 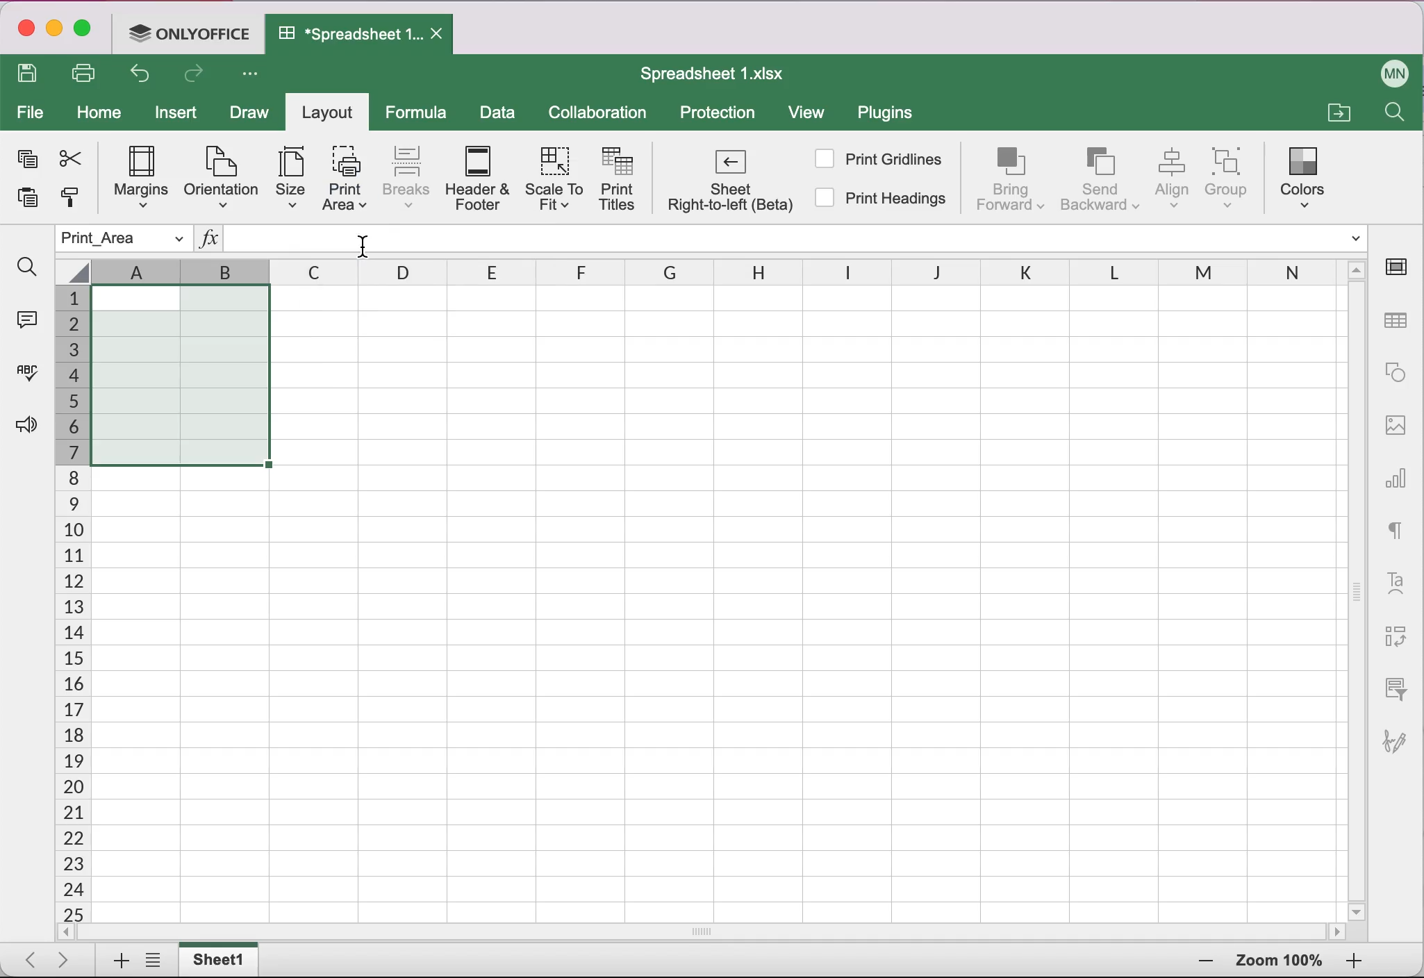 I want to click on Orientation, so click(x=220, y=176).